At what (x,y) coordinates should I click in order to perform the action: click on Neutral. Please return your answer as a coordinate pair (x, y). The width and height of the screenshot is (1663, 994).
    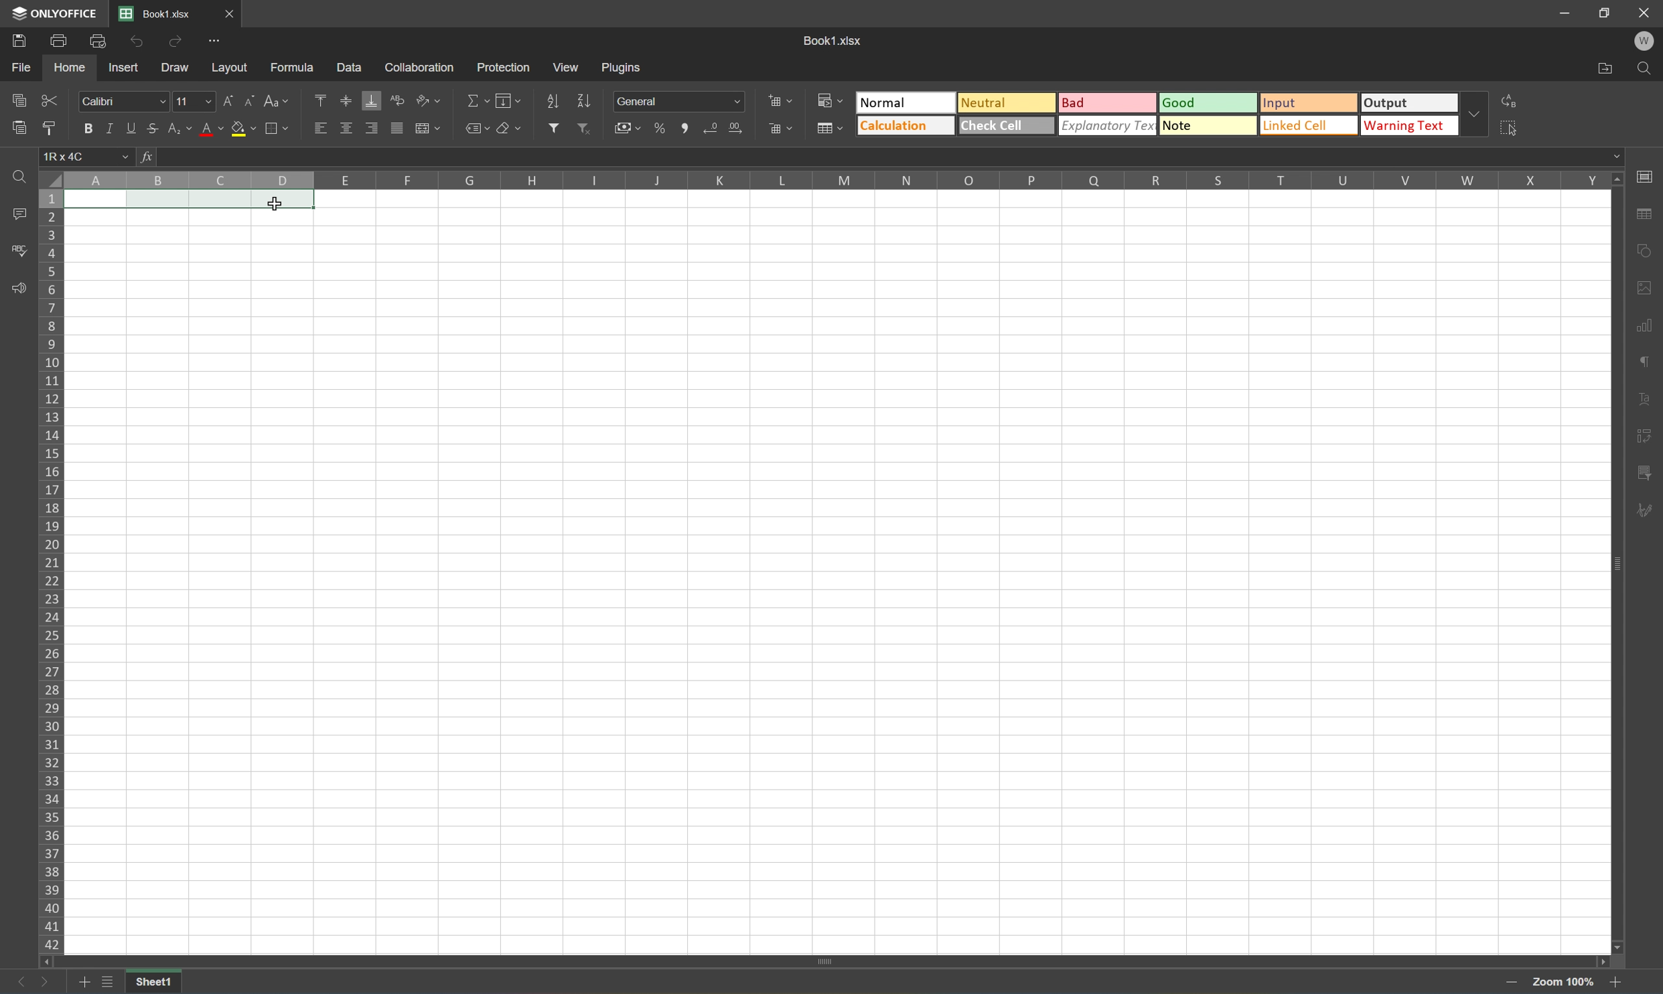
    Looking at the image, I should click on (1003, 100).